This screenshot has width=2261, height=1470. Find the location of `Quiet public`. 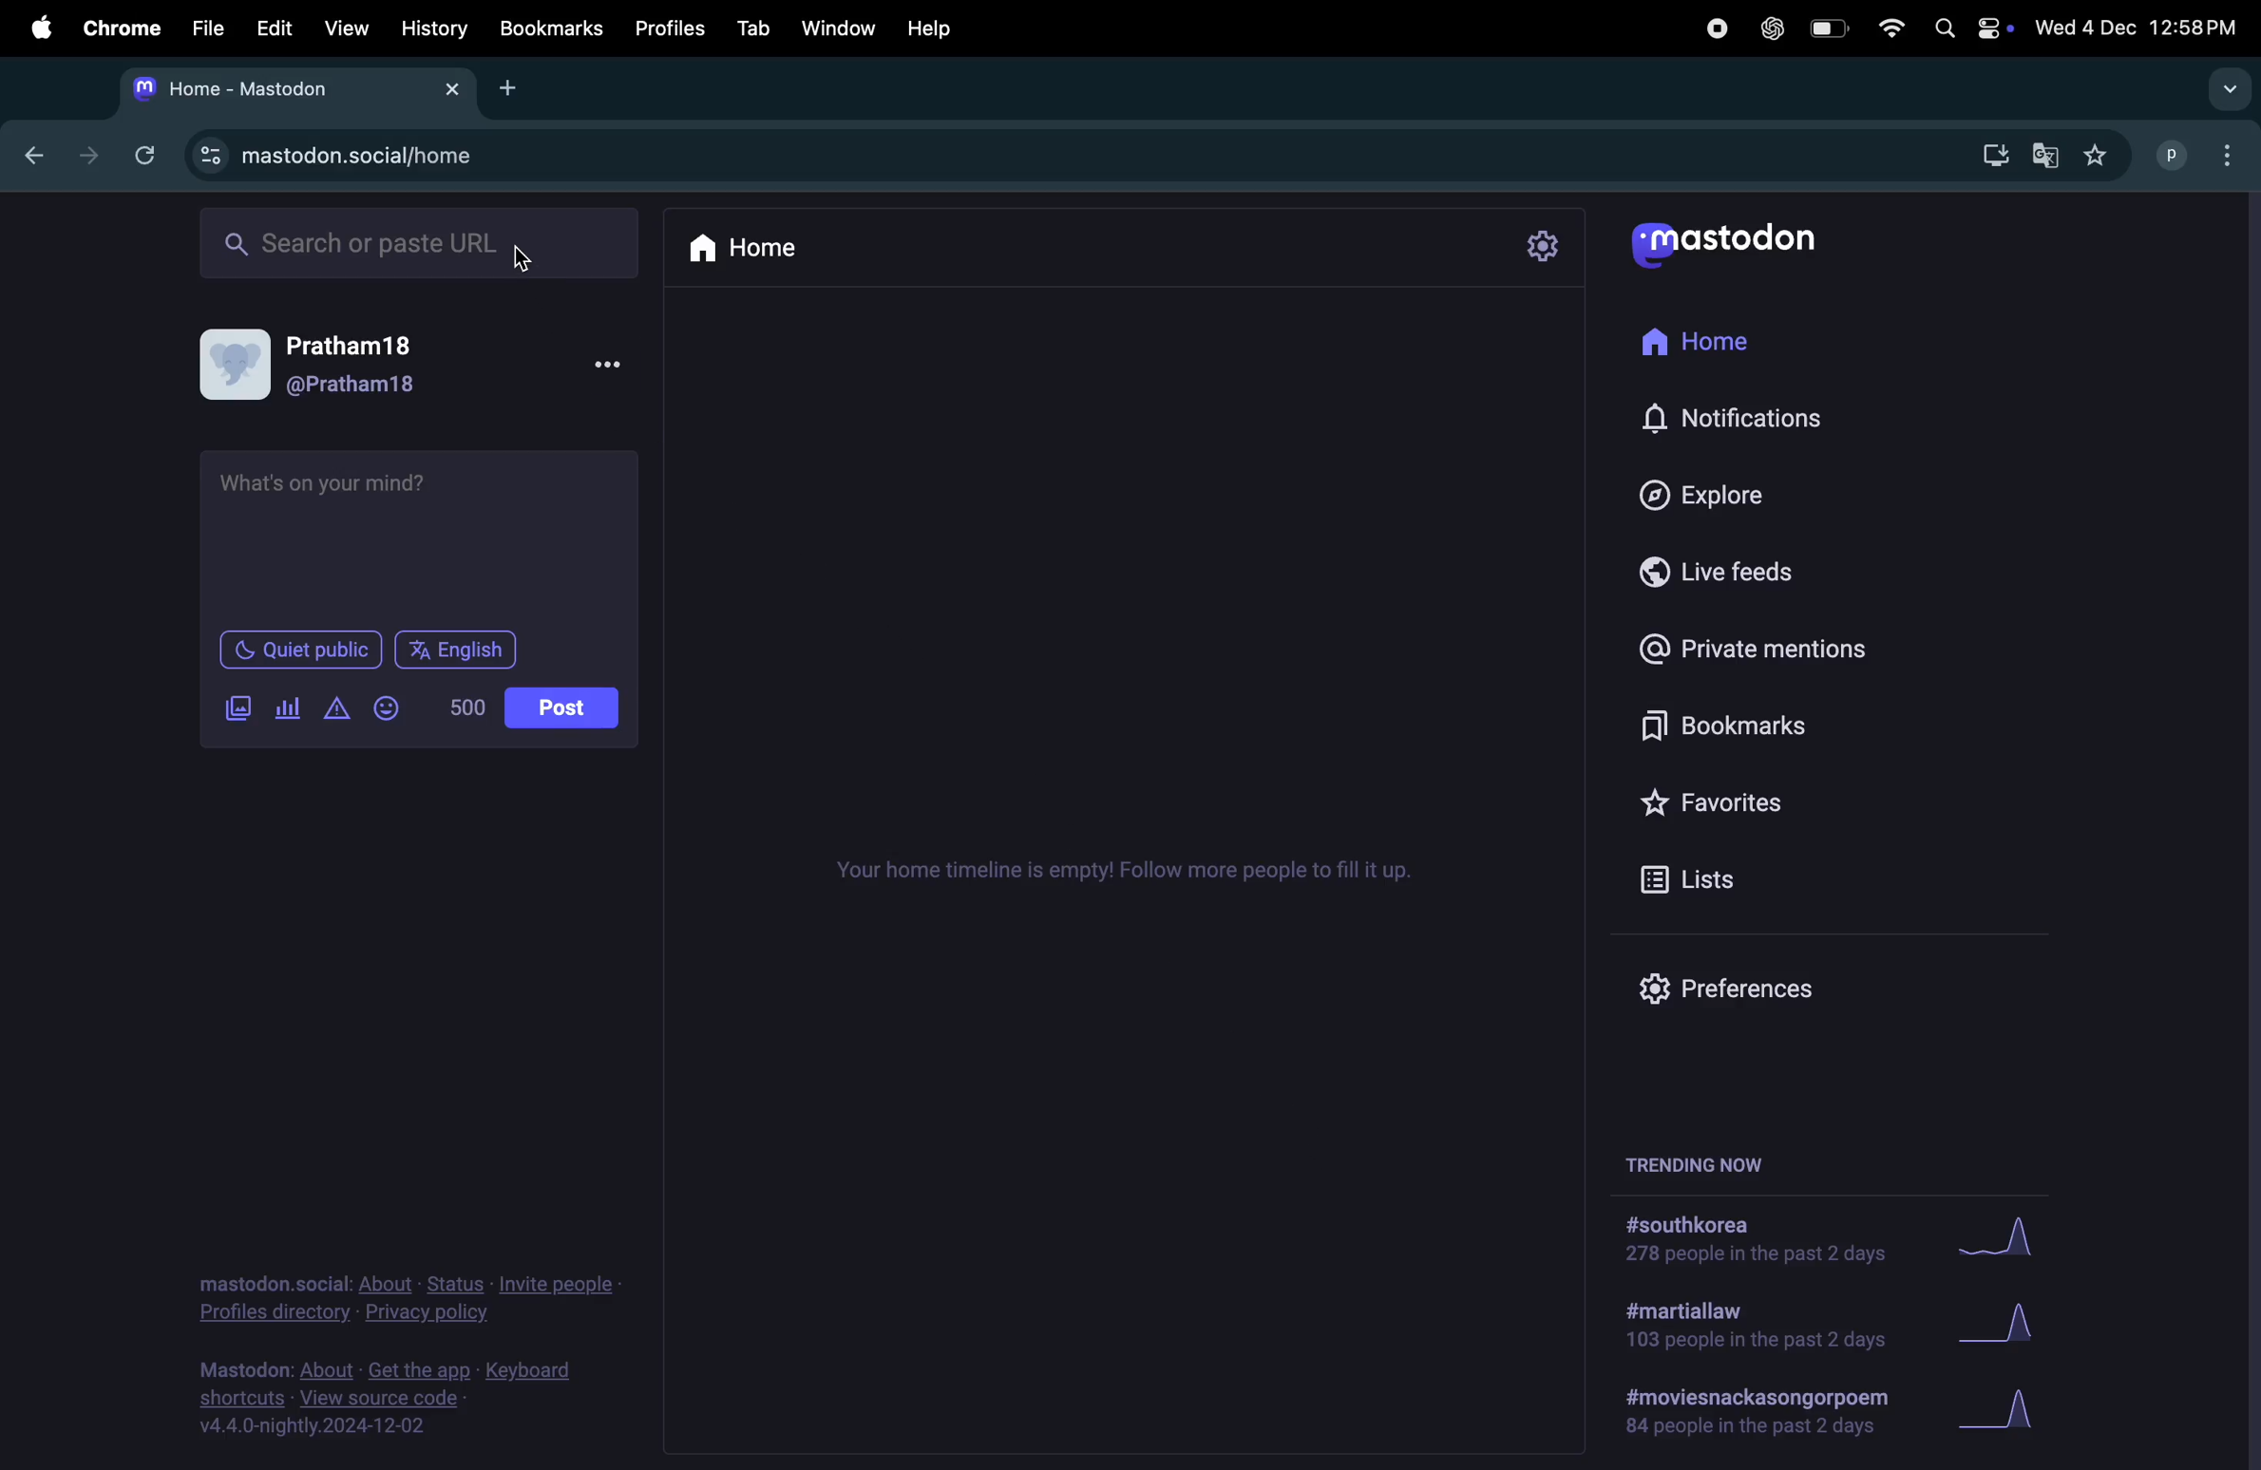

Quiet public is located at coordinates (298, 649).